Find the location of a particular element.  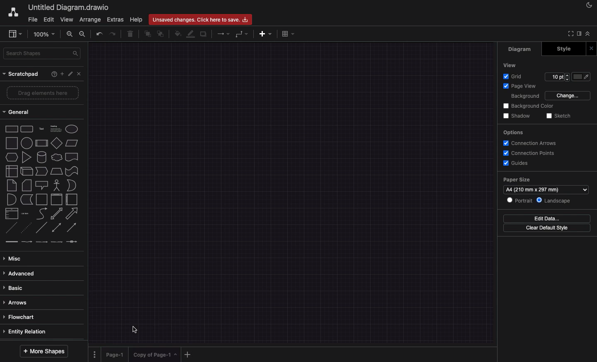

diagram is located at coordinates (520, 50).